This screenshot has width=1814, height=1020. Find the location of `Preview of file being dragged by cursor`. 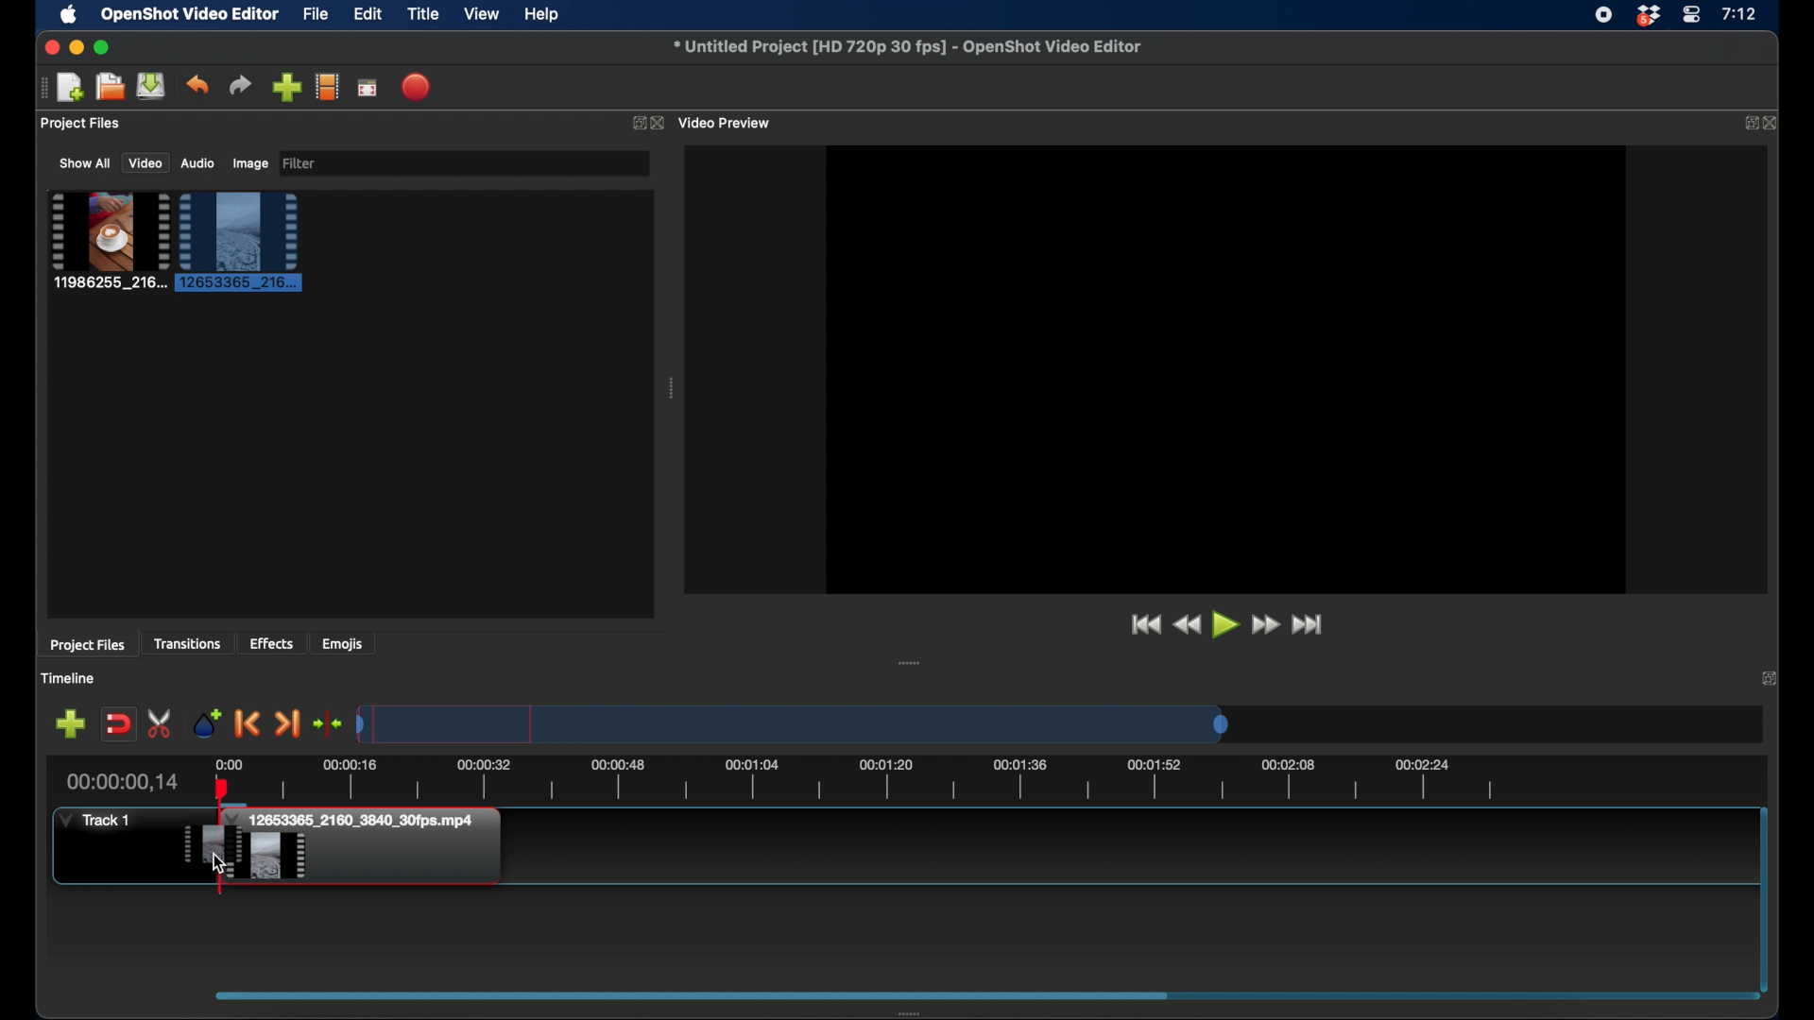

Preview of file being dragged by cursor is located at coordinates (211, 843).